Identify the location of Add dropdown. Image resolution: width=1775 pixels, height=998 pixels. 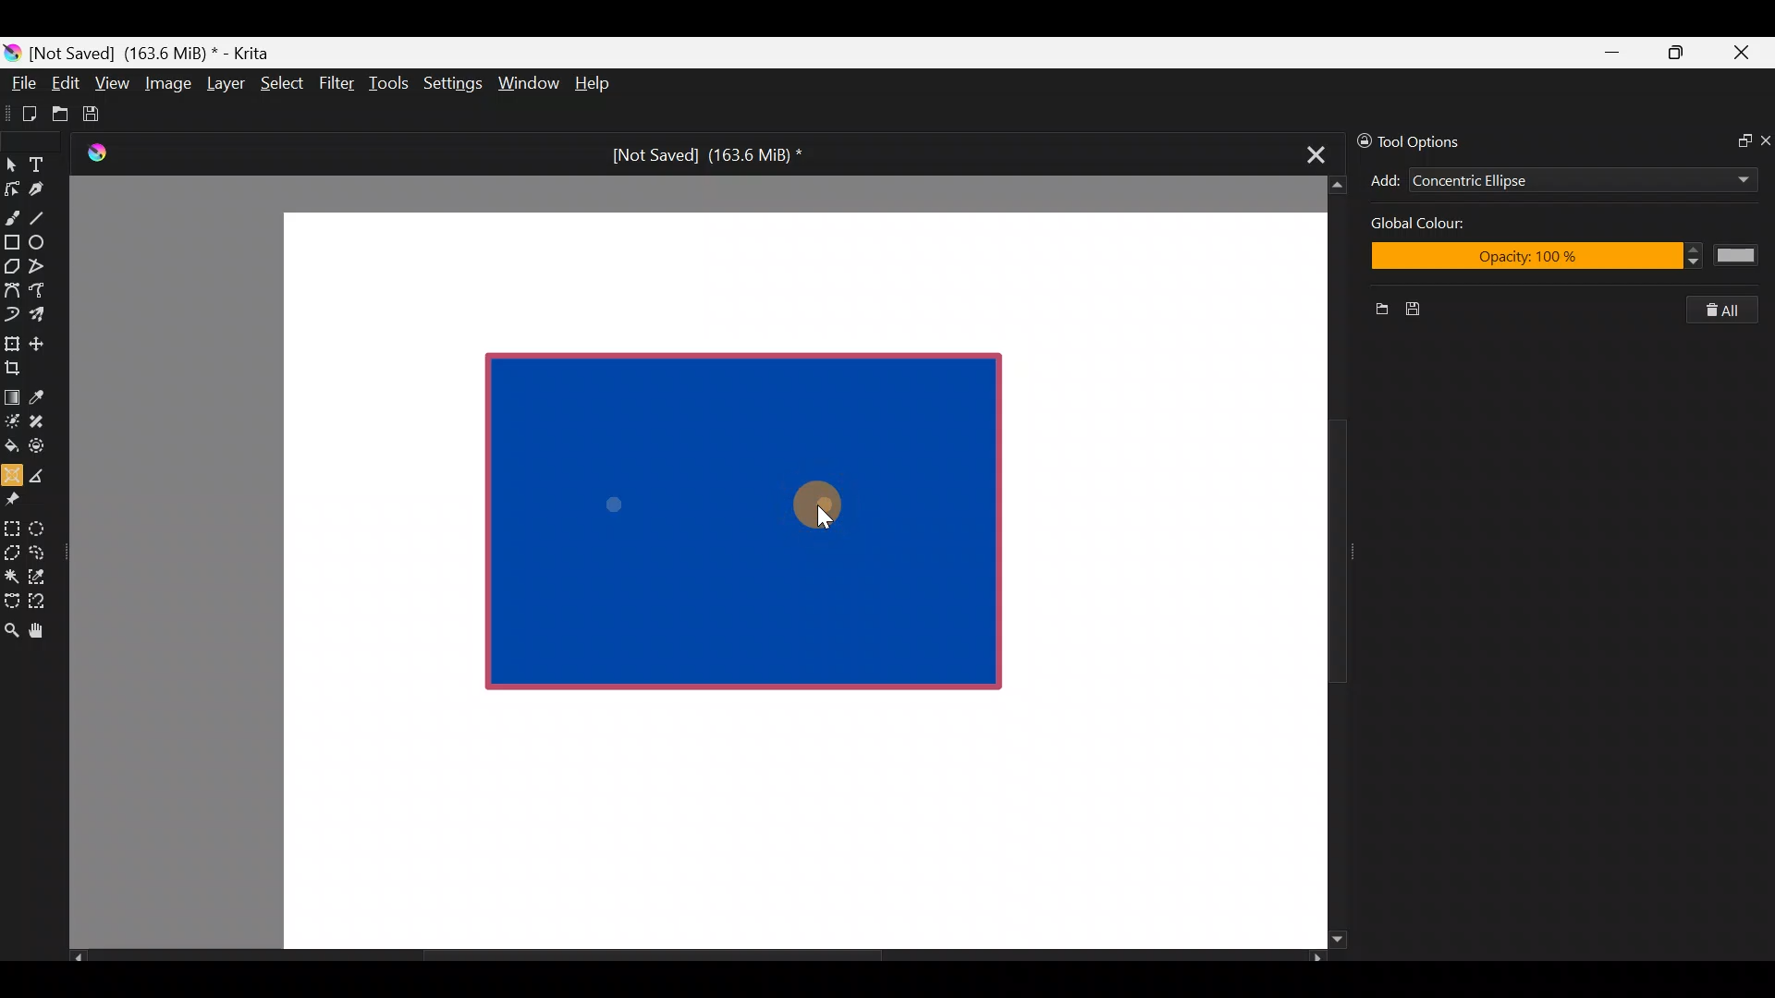
(1719, 179).